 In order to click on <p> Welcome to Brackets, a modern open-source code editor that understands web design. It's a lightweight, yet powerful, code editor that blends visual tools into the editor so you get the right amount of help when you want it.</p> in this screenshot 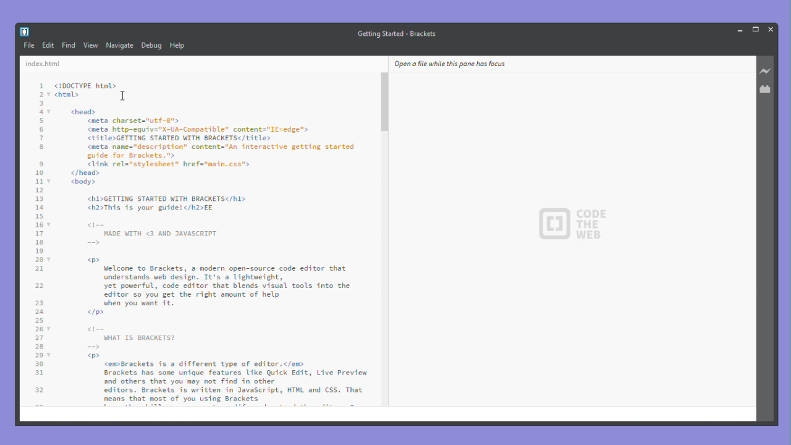, I will do `click(219, 285)`.